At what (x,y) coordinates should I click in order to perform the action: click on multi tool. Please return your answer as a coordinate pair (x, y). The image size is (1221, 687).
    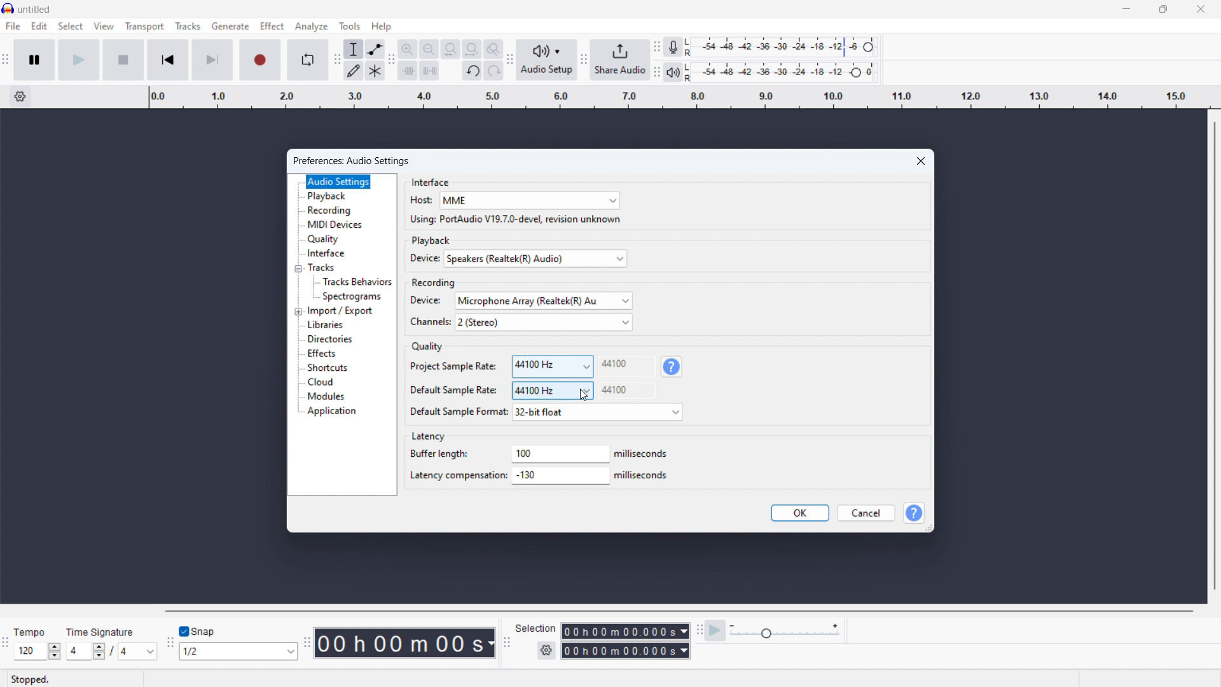
    Looking at the image, I should click on (375, 71).